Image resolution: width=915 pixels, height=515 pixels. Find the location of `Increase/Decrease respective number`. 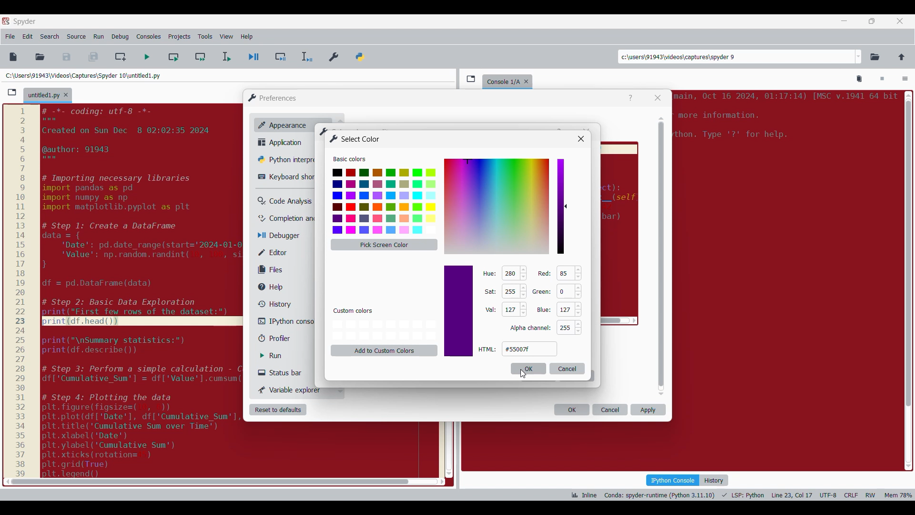

Increase/Decrease respective number is located at coordinates (578, 300).